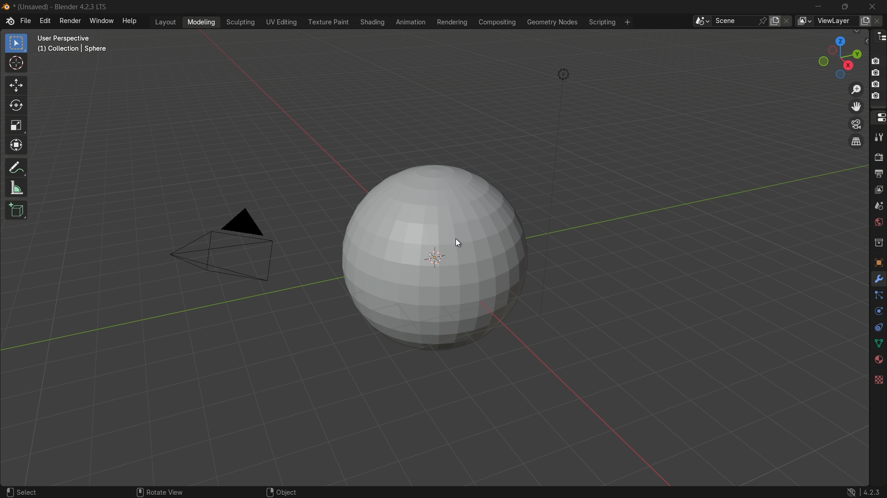  I want to click on uv editing menu, so click(282, 22).